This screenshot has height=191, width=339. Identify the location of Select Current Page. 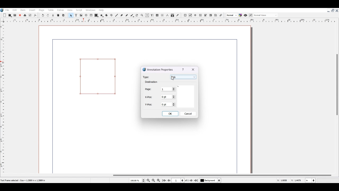
(137, 180).